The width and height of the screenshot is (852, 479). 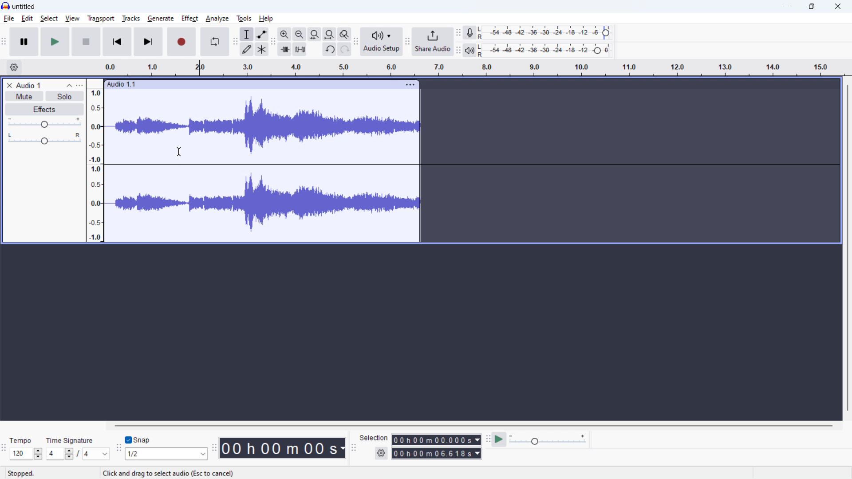 I want to click on stop, so click(x=86, y=42).